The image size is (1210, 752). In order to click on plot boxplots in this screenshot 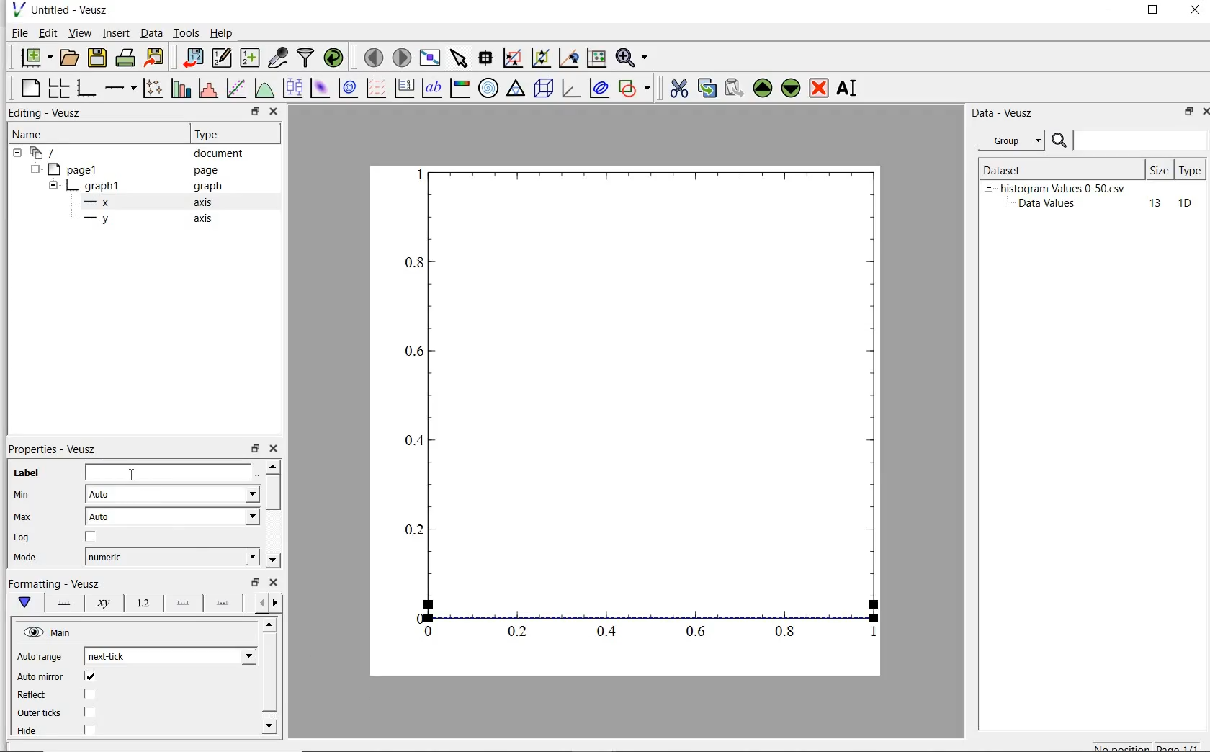, I will do `click(292, 87)`.